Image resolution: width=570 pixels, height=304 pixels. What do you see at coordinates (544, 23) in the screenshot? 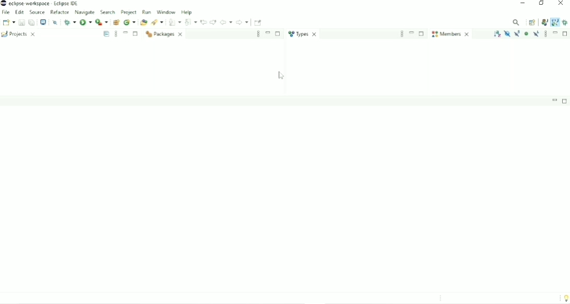
I see `Jav` at bounding box center [544, 23].